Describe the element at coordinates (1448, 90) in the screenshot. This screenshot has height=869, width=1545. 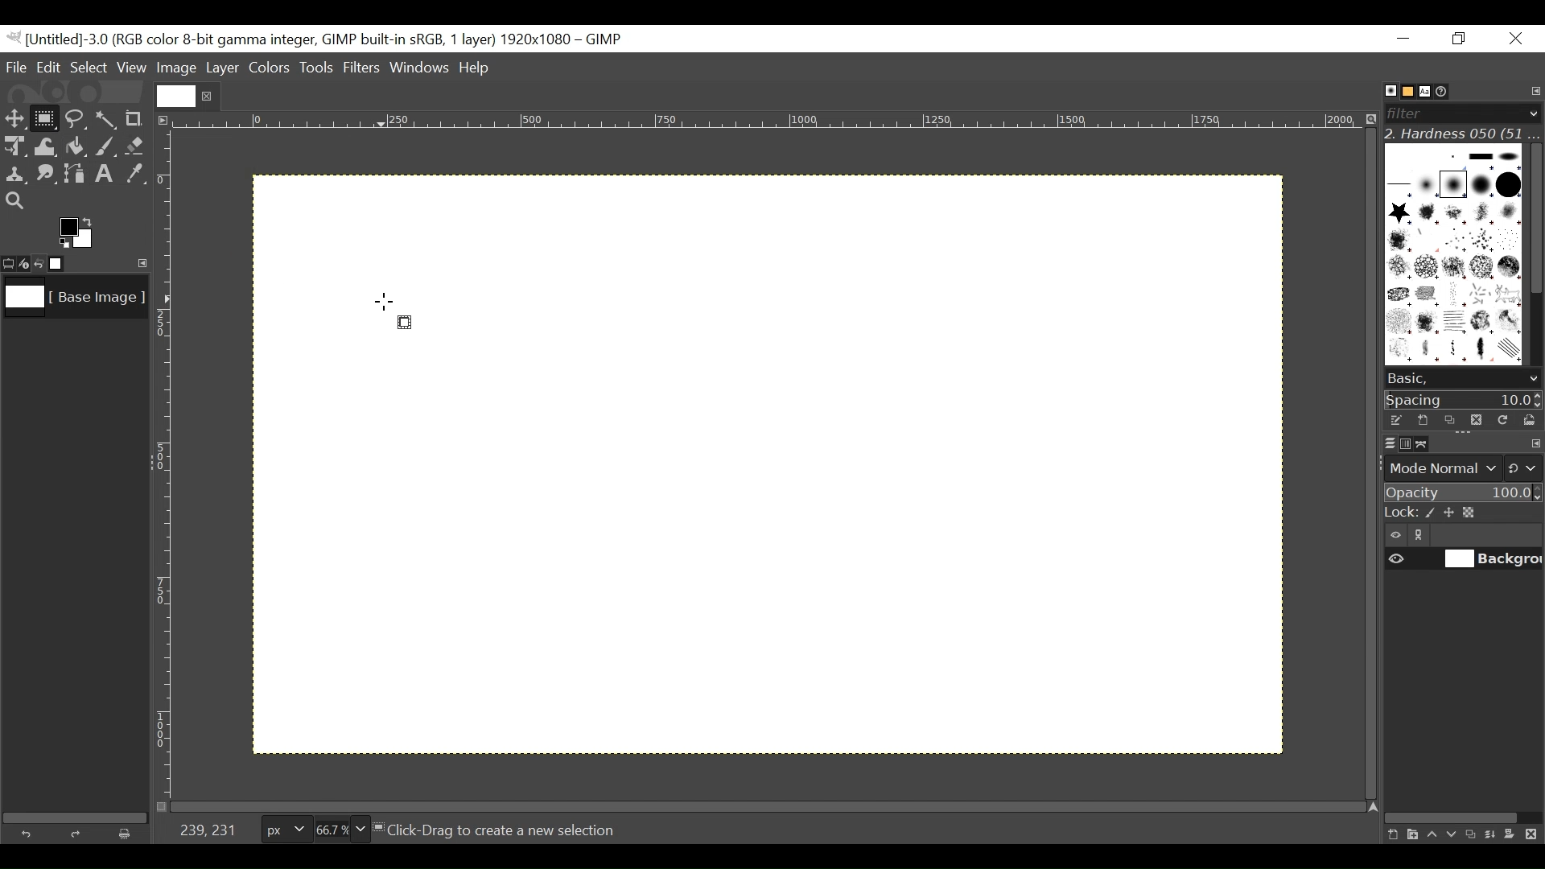
I see `Document History` at that location.